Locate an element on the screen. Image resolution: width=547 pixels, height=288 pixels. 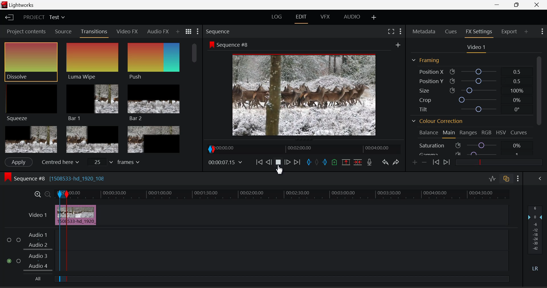
Audio Input Checkbox is located at coordinates (19, 240).